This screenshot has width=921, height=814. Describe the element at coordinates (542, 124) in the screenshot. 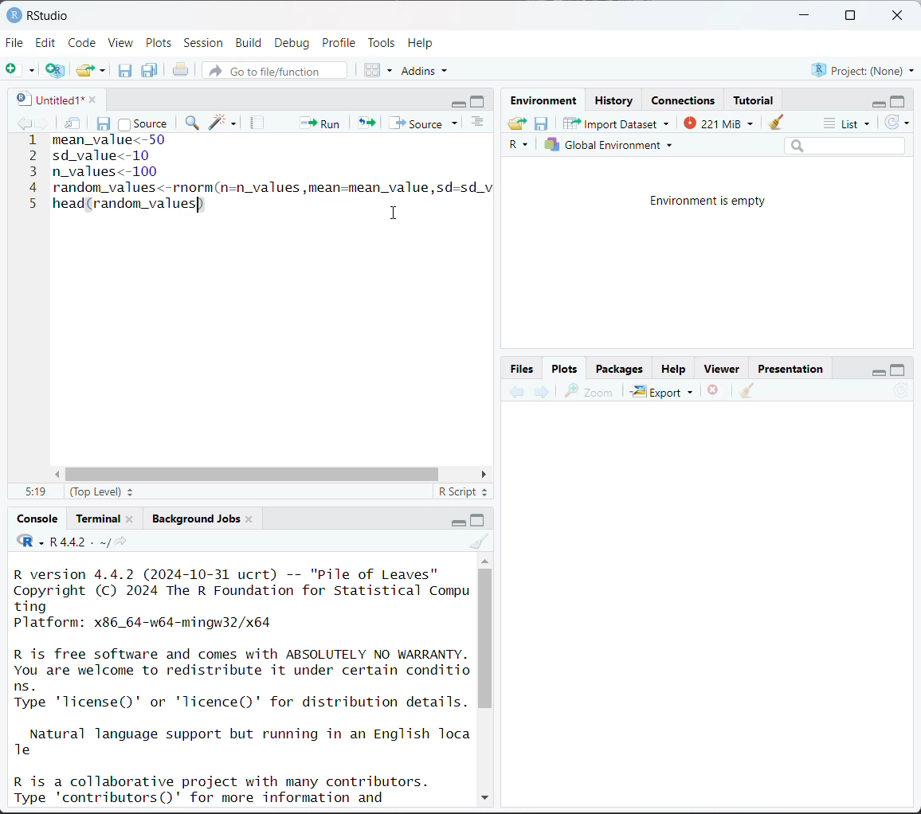

I see `save workspace as` at that location.